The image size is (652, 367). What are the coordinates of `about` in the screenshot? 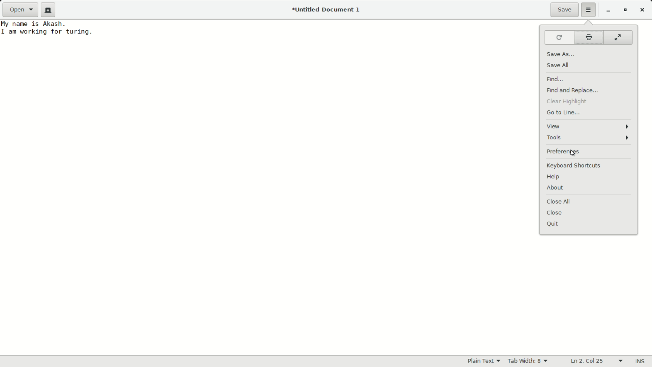 It's located at (556, 188).